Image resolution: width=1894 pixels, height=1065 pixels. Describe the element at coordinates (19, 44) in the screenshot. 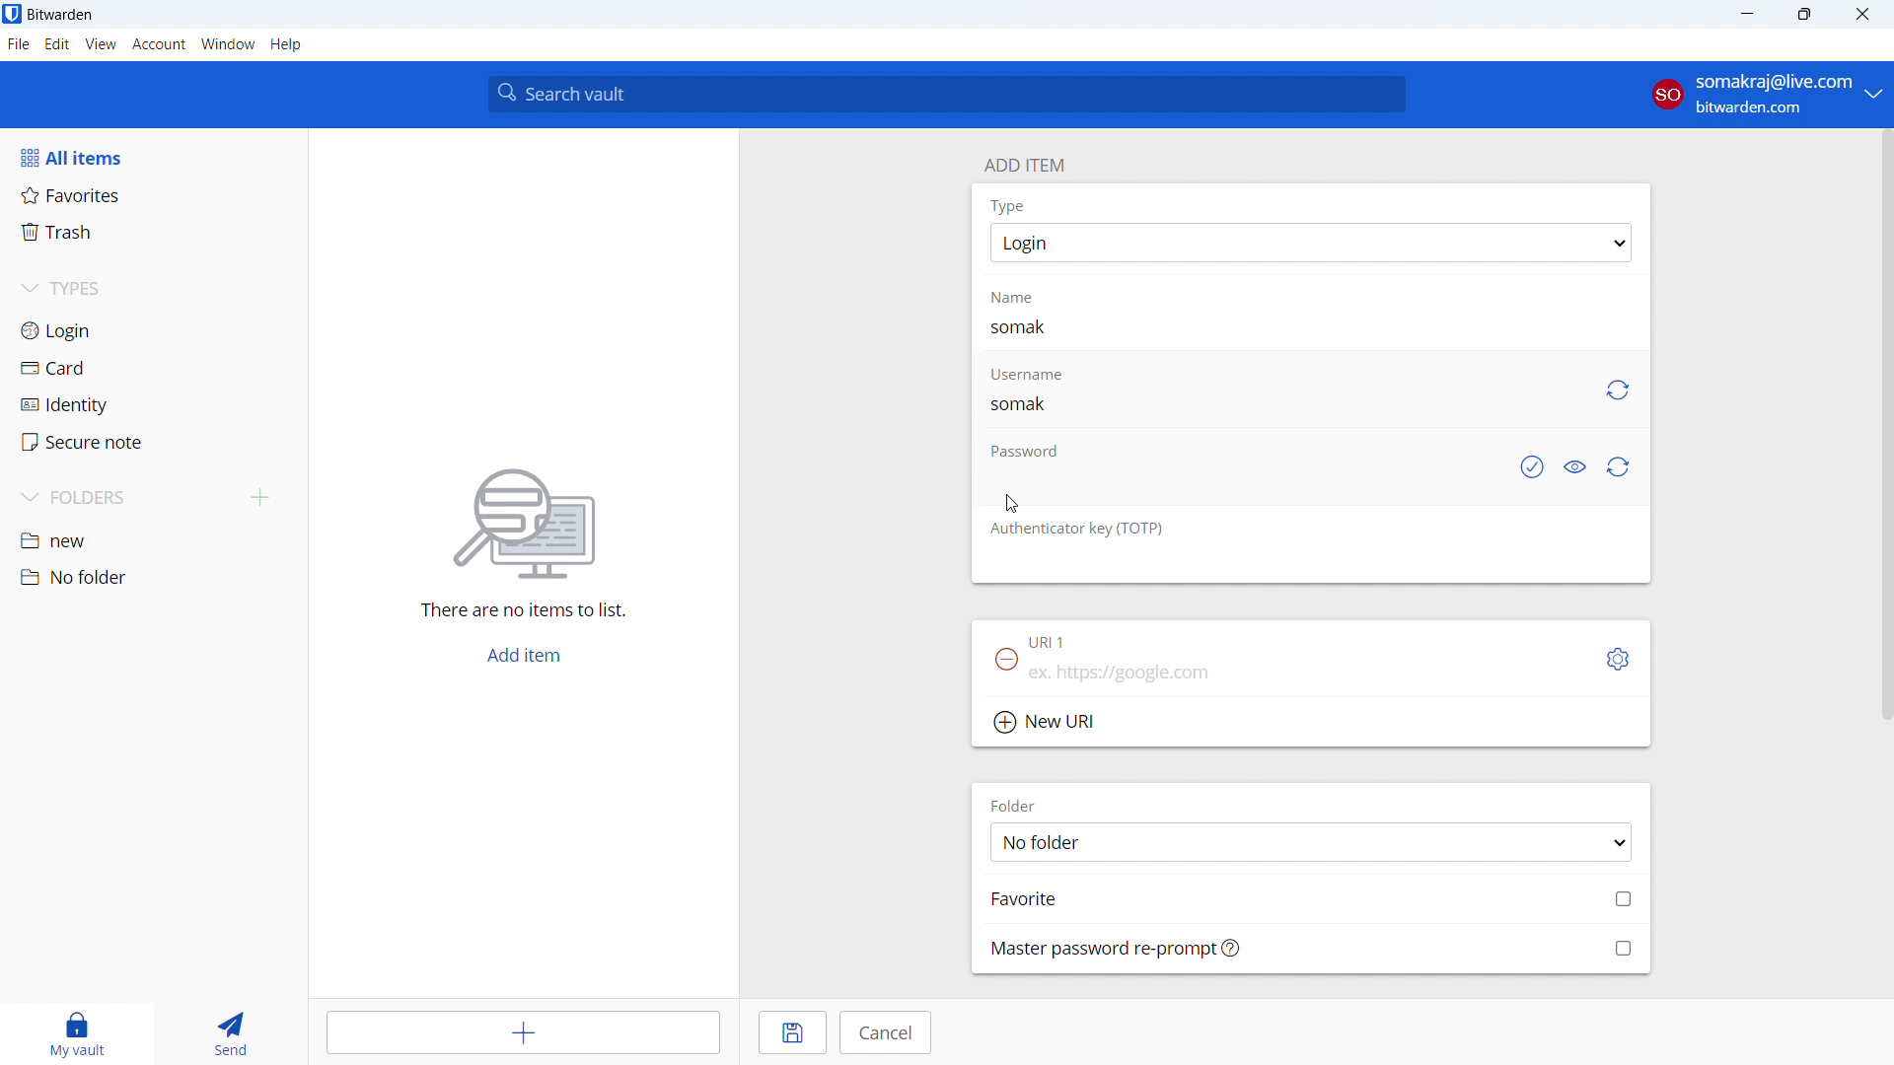

I see `file` at that location.